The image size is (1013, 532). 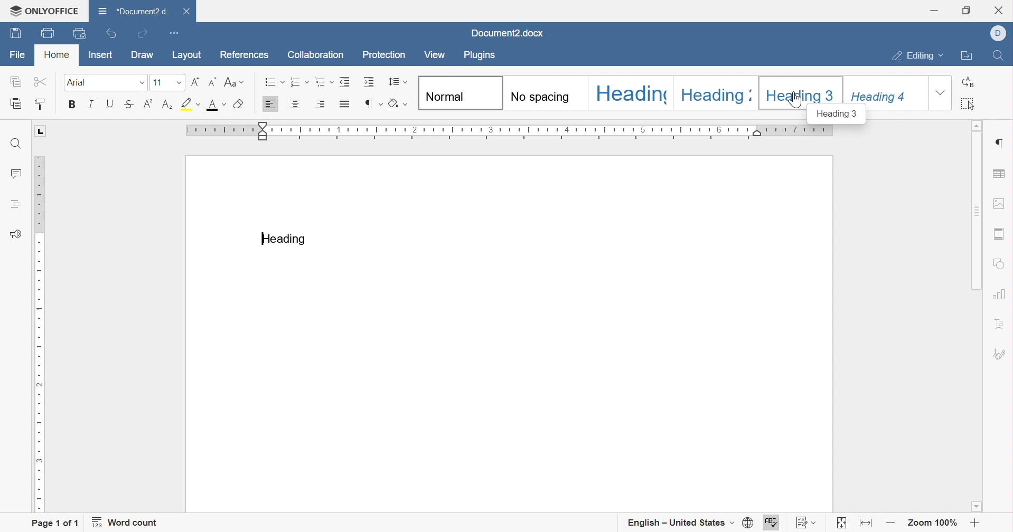 What do you see at coordinates (211, 82) in the screenshot?
I see `Decrement font size` at bounding box center [211, 82].